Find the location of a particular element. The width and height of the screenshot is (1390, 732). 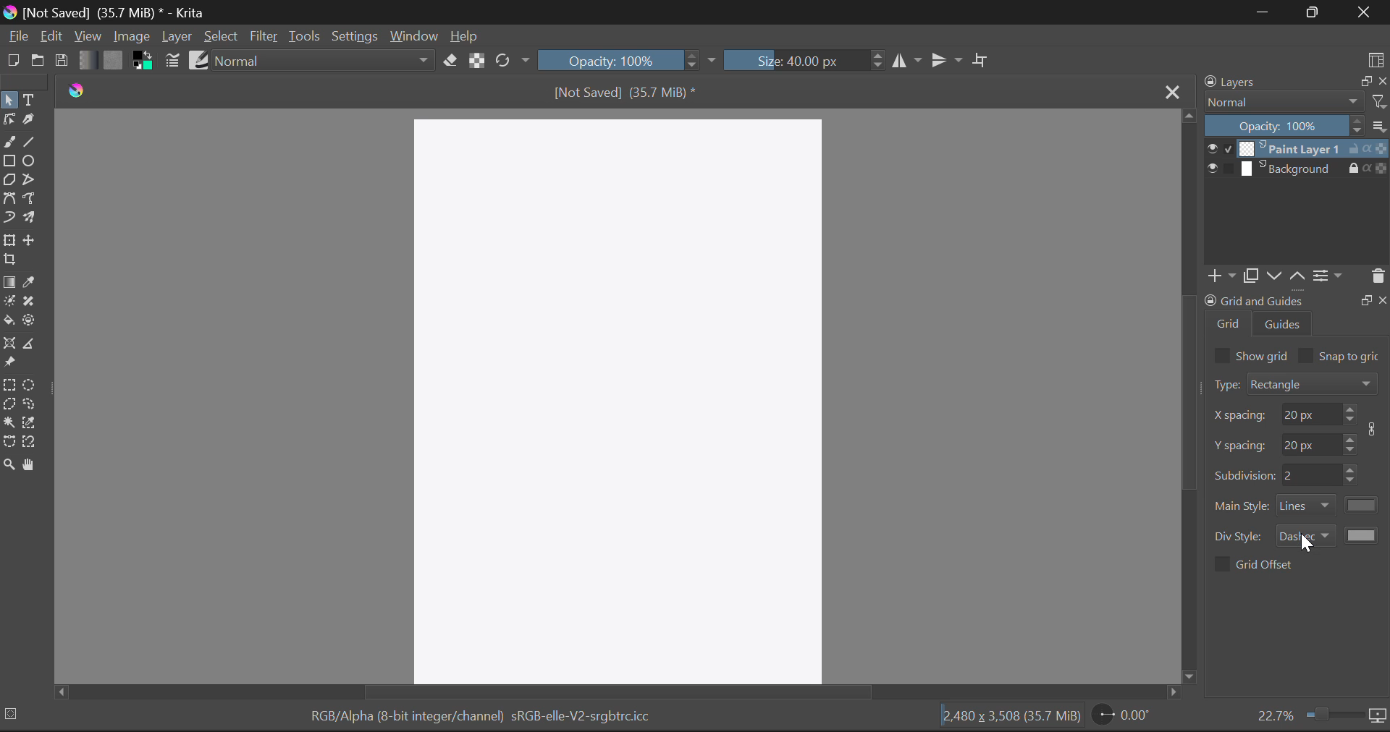

Polyline is located at coordinates (34, 181).